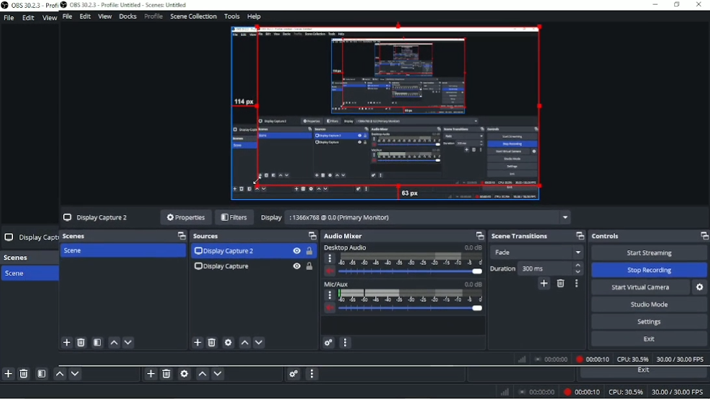 This screenshot has width=710, height=399. What do you see at coordinates (155, 16) in the screenshot?
I see `Profile` at bounding box center [155, 16].